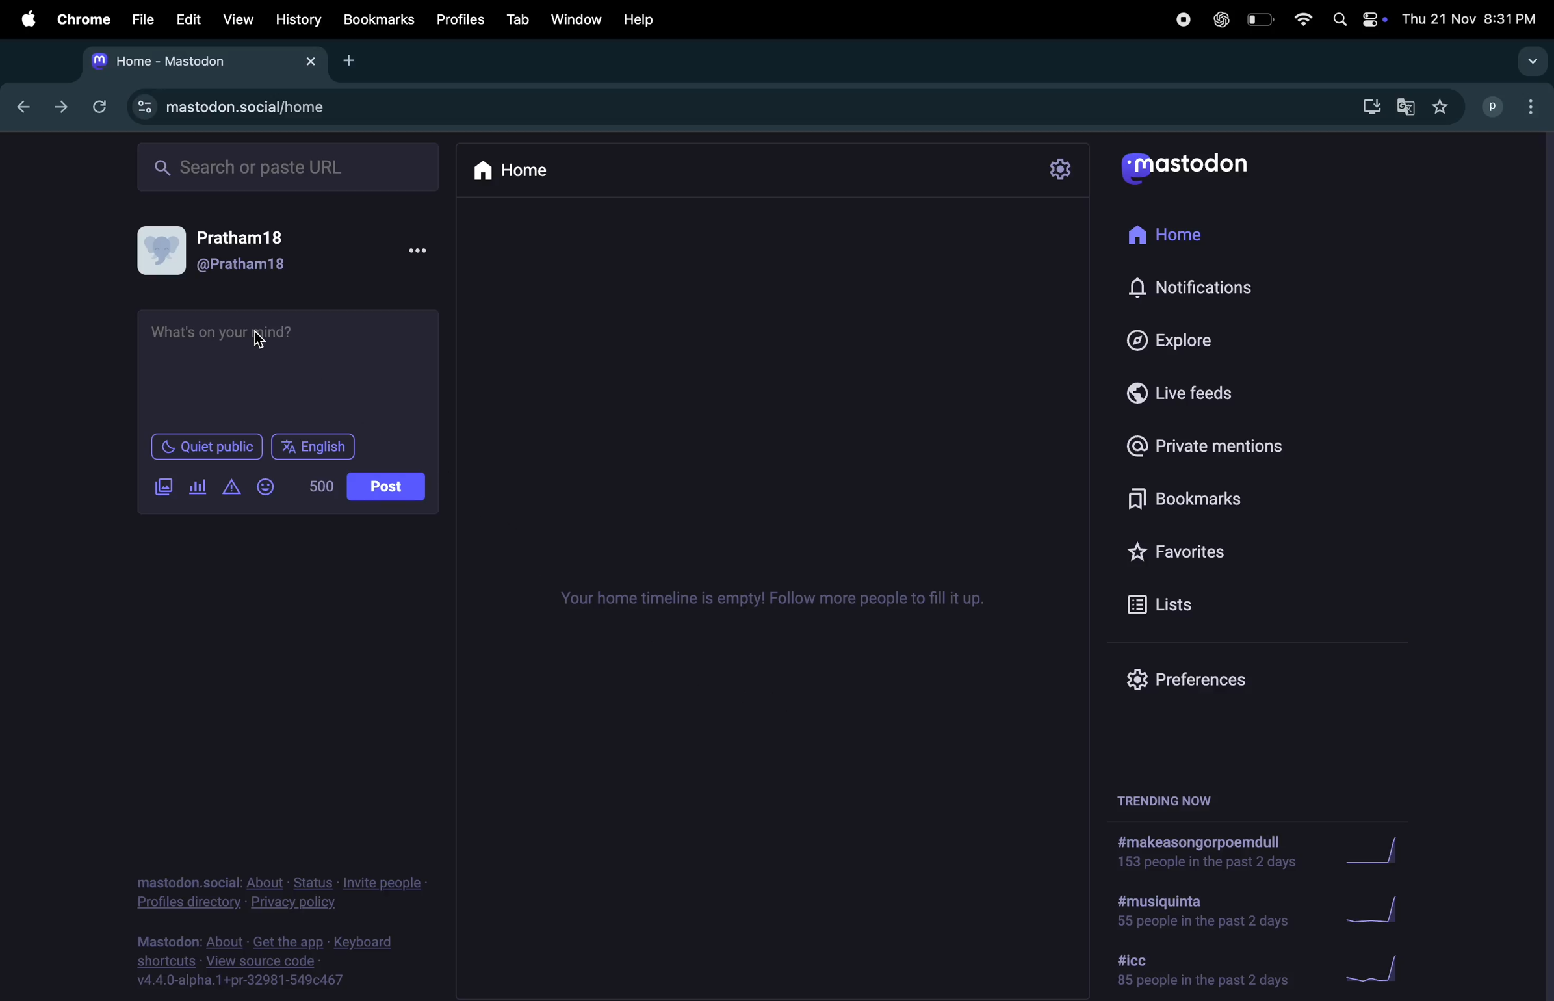 This screenshot has height=1001, width=1554. I want to click on close, so click(309, 62).